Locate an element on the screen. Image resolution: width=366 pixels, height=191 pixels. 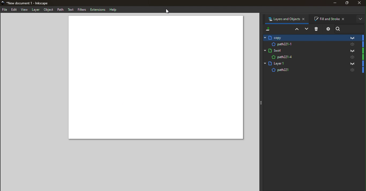
Layer is located at coordinates (304, 57).